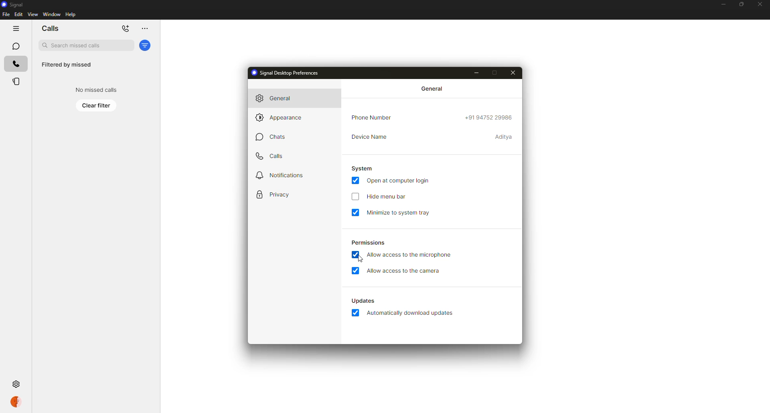 This screenshot has width=770, height=413. Describe the element at coordinates (411, 255) in the screenshot. I see `allow access to microphone` at that location.